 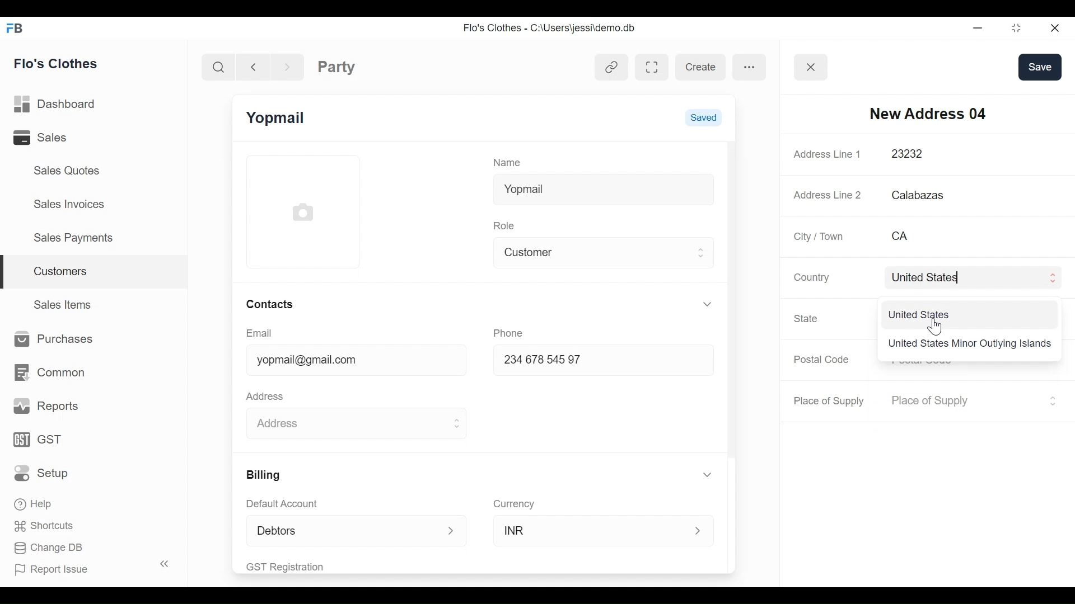 I want to click on Toggle between form and full width view, so click(x=652, y=67).